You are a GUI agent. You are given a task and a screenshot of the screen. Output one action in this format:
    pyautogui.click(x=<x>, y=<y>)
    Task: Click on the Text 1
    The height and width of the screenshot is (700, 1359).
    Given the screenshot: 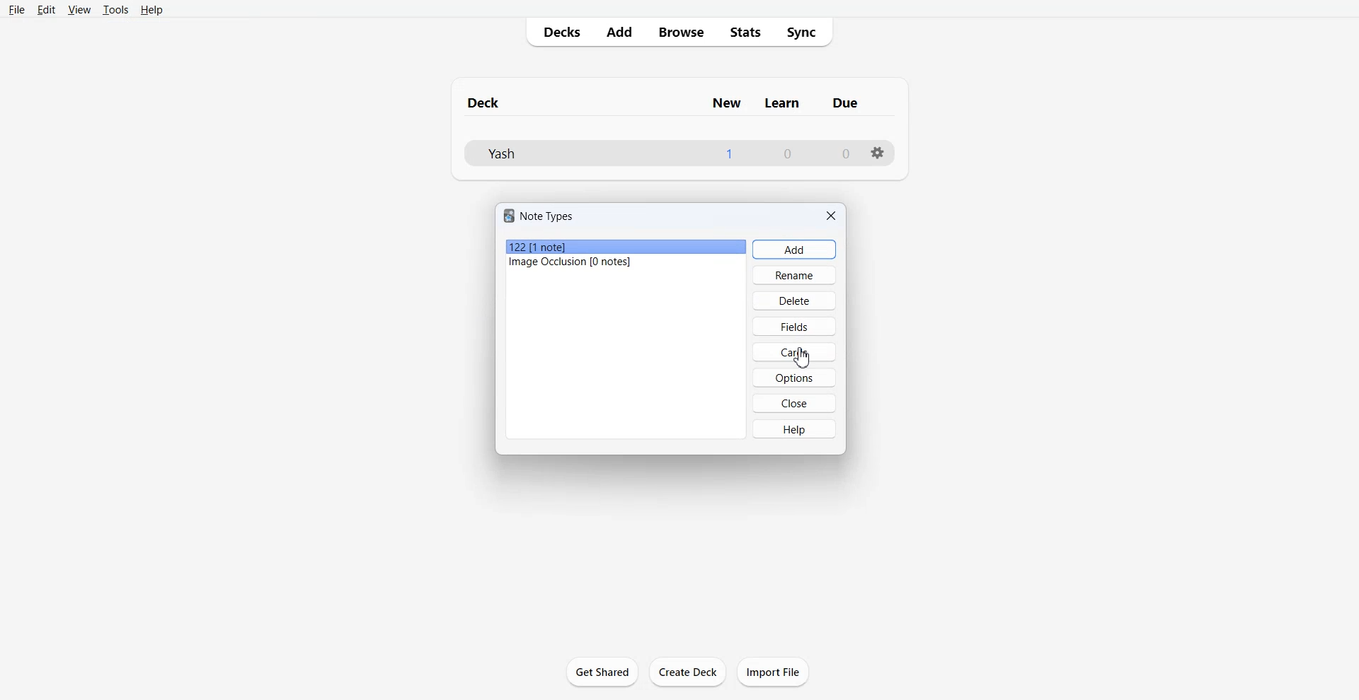 What is the action you would take?
    pyautogui.click(x=666, y=103)
    